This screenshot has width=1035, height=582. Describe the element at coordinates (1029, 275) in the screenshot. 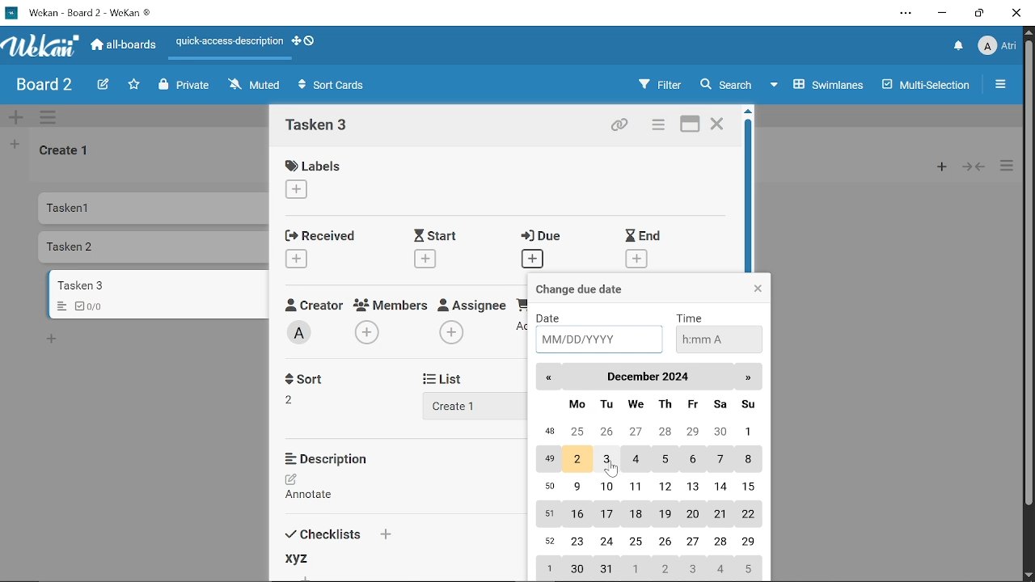

I see `Vertical scrollbar` at that location.